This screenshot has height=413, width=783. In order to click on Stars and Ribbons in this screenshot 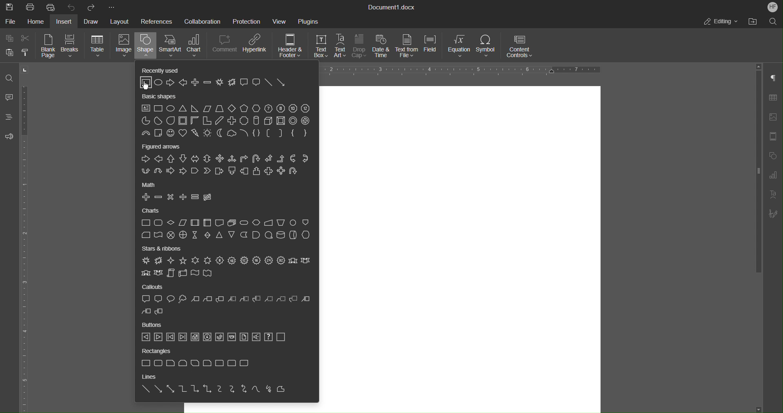, I will do `click(163, 249)`.